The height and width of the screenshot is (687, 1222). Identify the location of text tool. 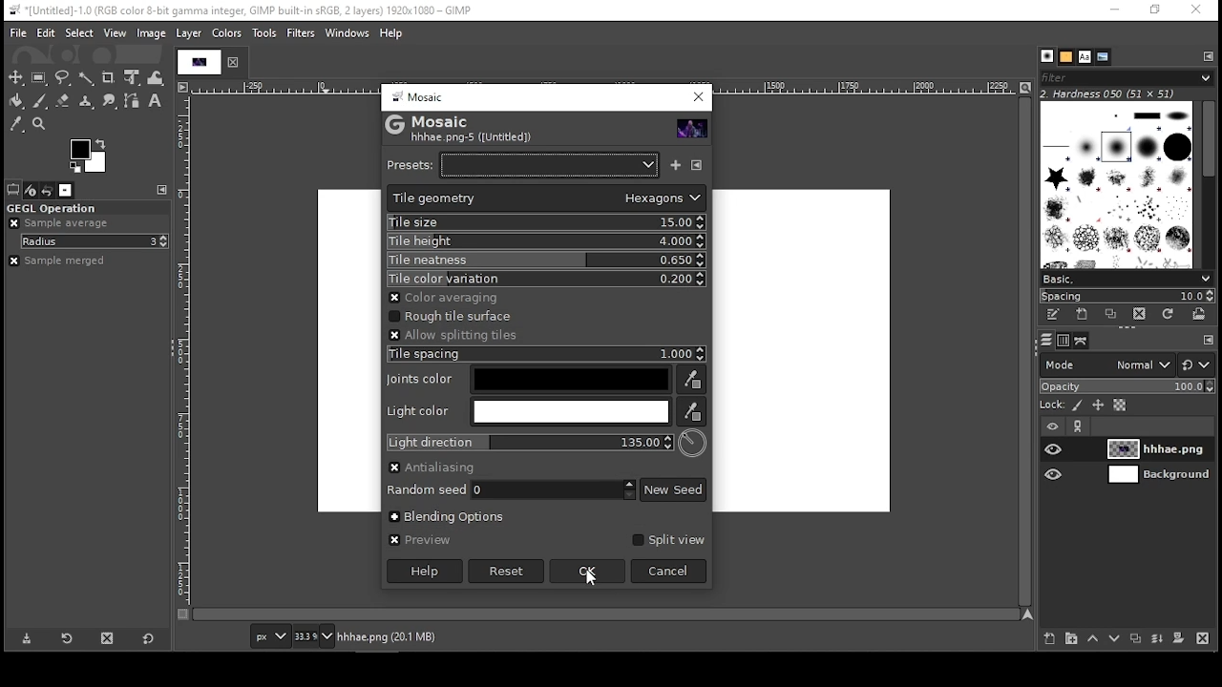
(157, 104).